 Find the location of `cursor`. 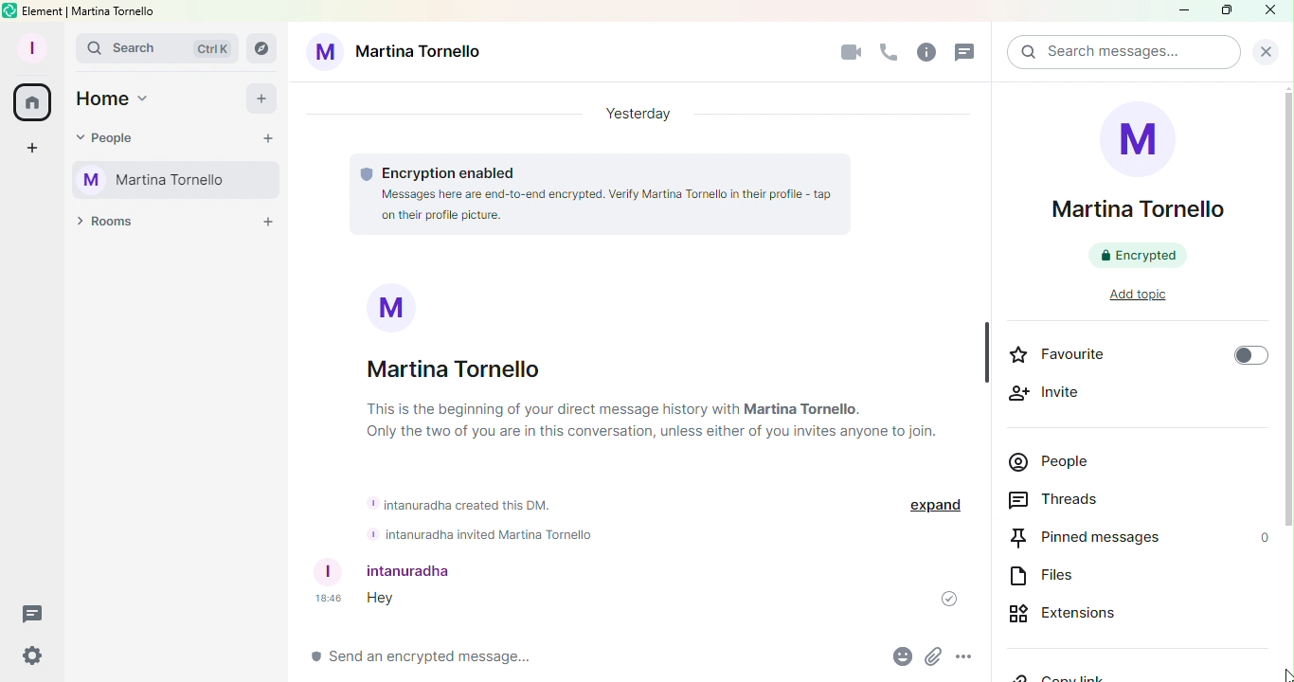

cursor is located at coordinates (1283, 673).